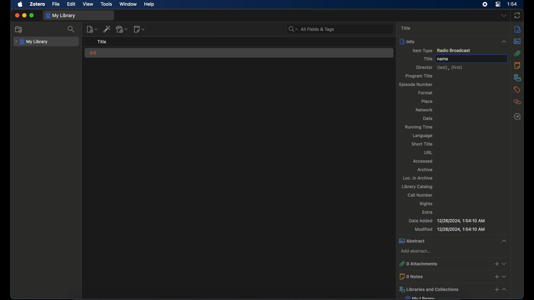 The width and height of the screenshot is (534, 300). Describe the element at coordinates (453, 241) in the screenshot. I see `abstract` at that location.